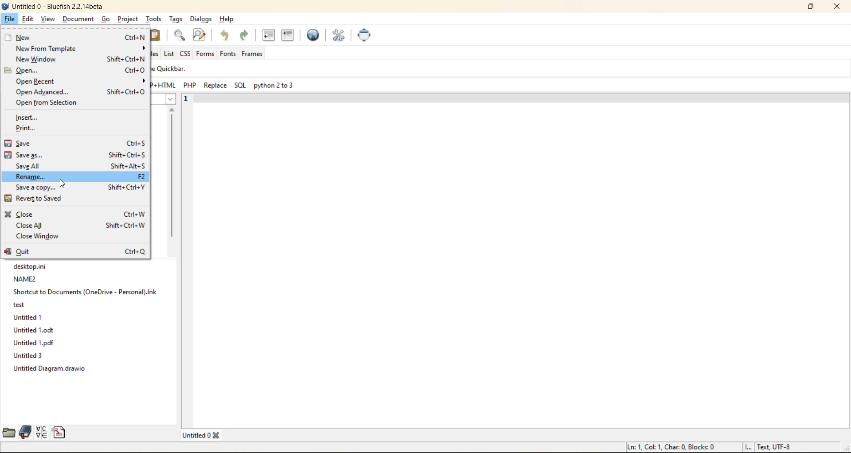 This screenshot has height=453, width=851. What do you see at coordinates (367, 37) in the screenshot?
I see `full screen` at bounding box center [367, 37].